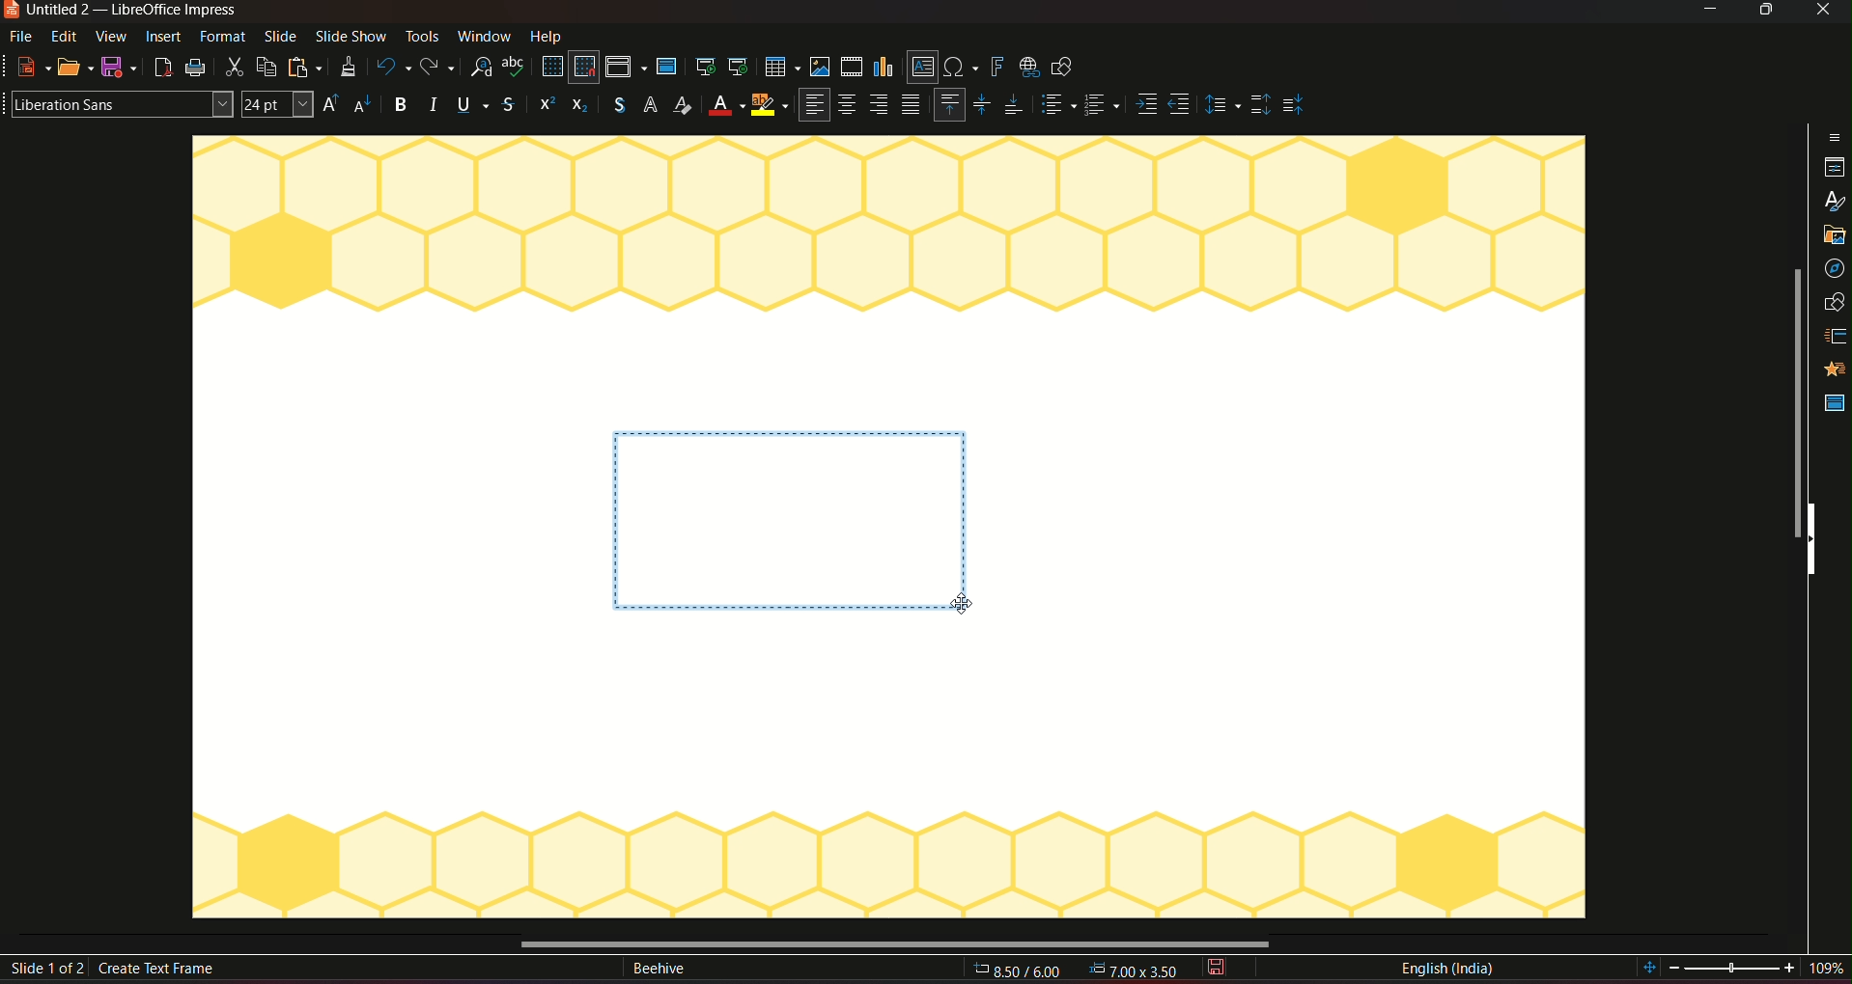 This screenshot has height=984, width=1852. I want to click on align left, so click(813, 105).